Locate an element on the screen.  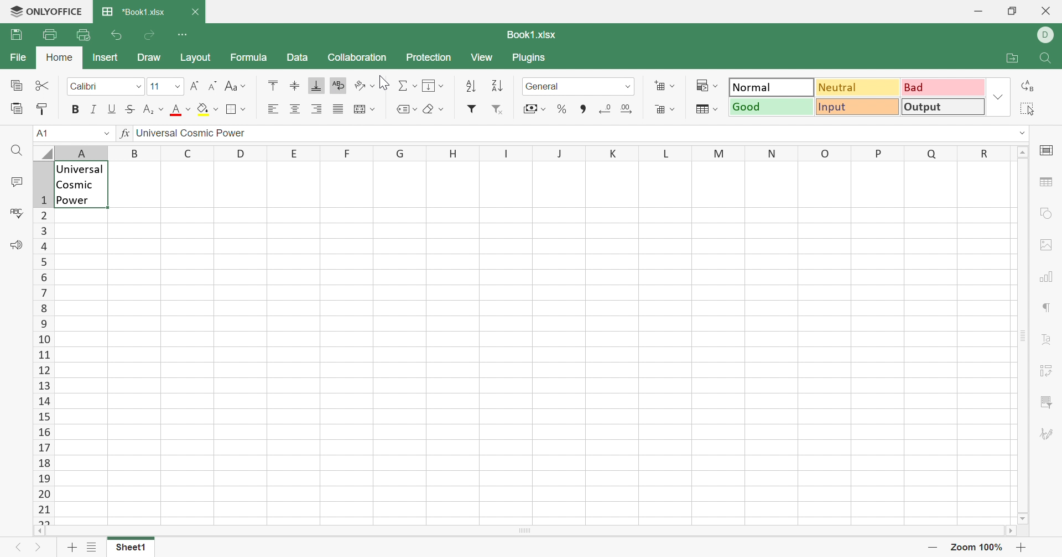
Protection is located at coordinates (431, 57).